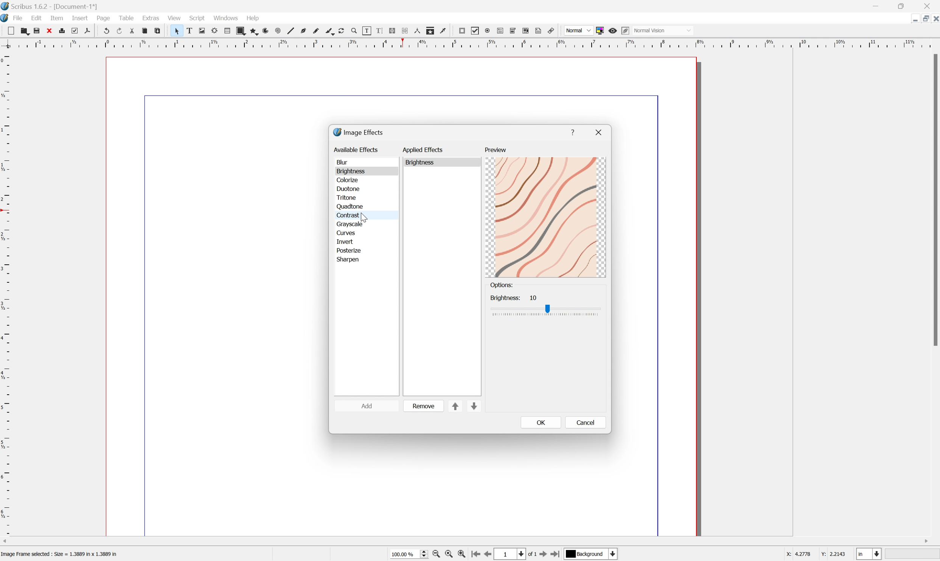 This screenshot has width=940, height=561. I want to click on Open, so click(24, 31).